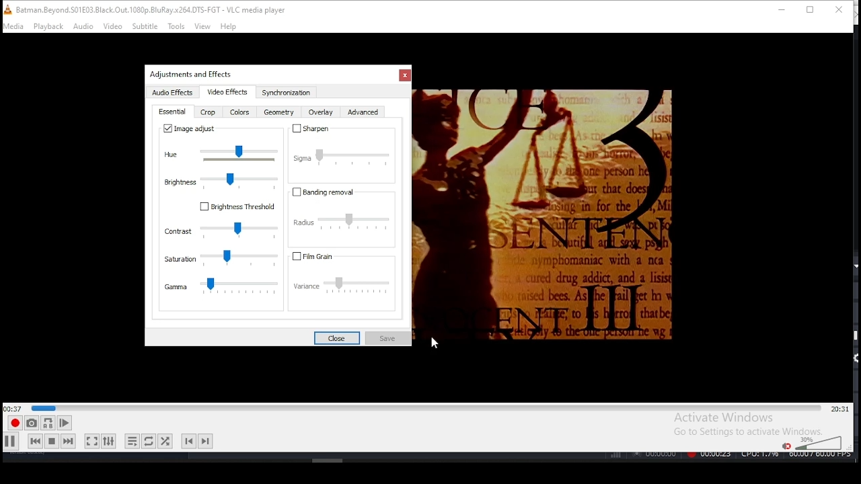  What do you see at coordinates (345, 221) in the screenshot?
I see `radius settings slider` at bounding box center [345, 221].